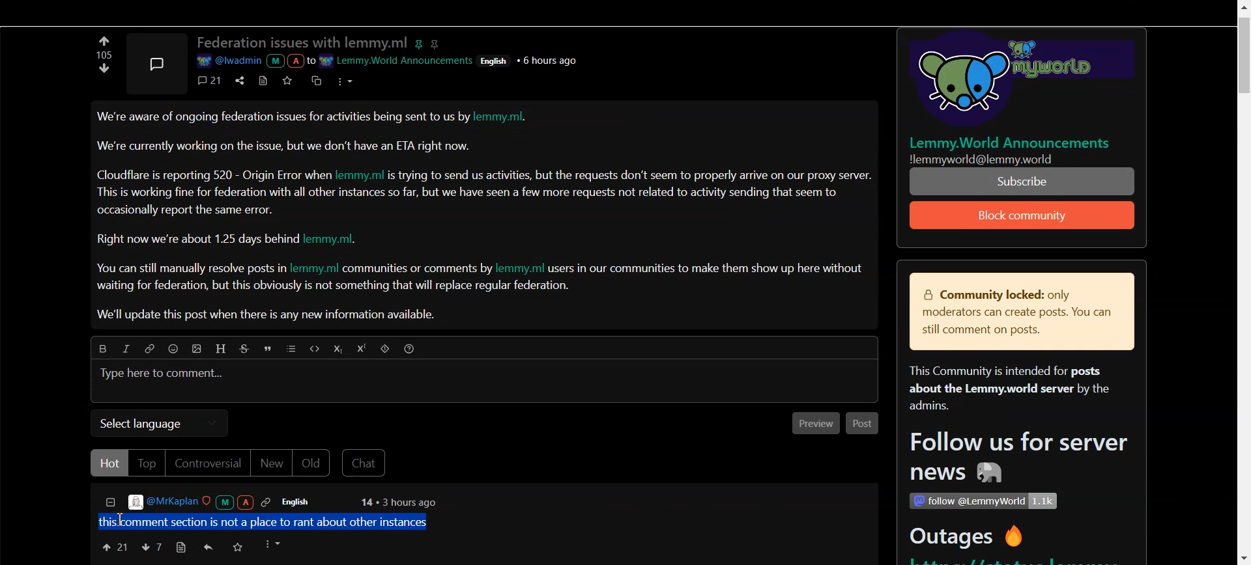 The height and width of the screenshot is (565, 1251). Describe the element at coordinates (343, 80) in the screenshot. I see `options` at that location.